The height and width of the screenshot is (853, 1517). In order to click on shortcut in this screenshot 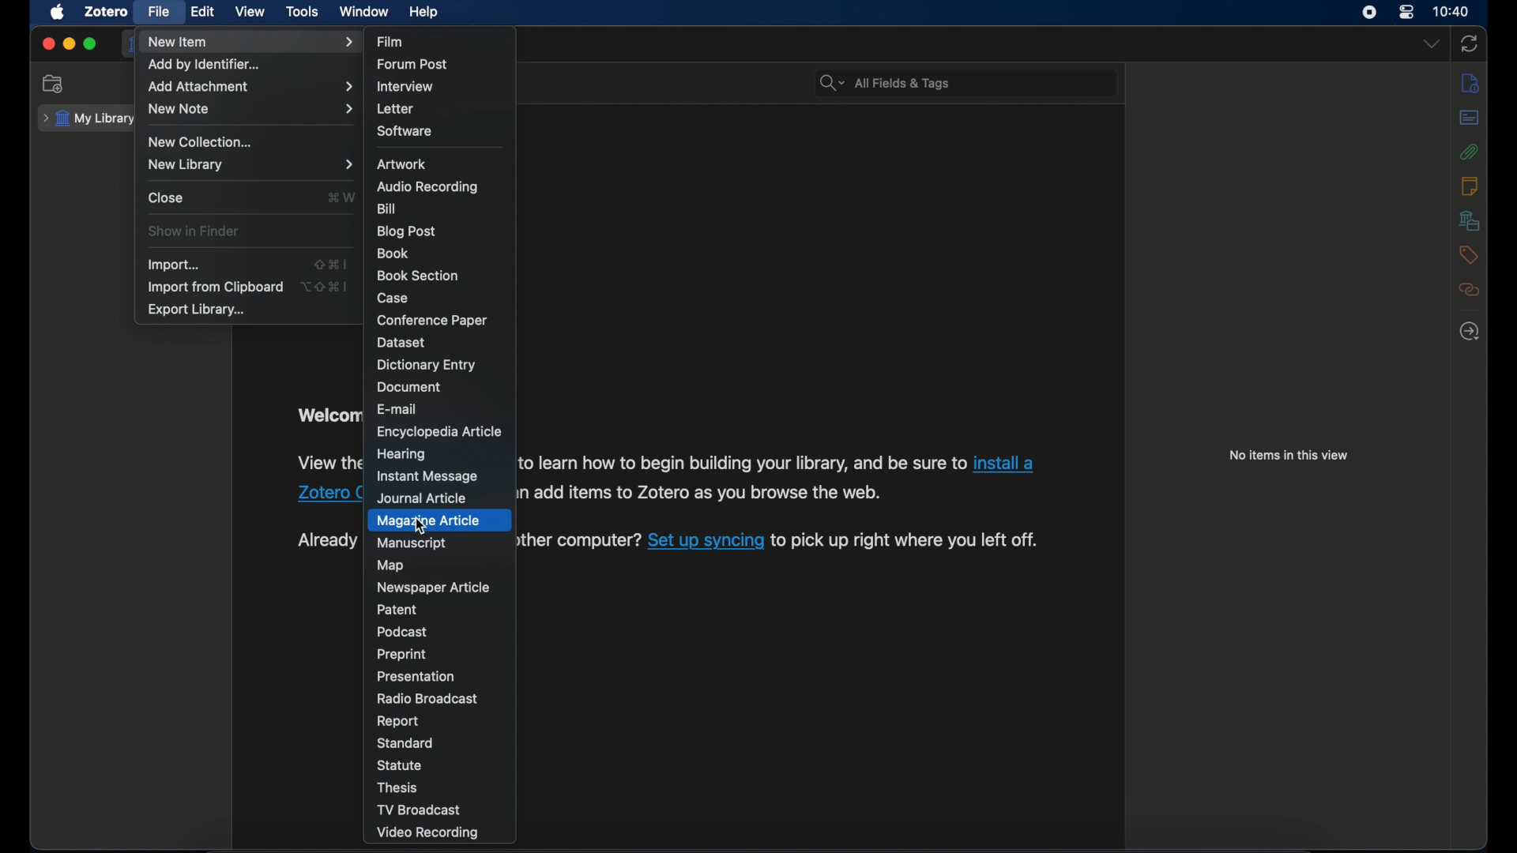, I will do `click(326, 285)`.